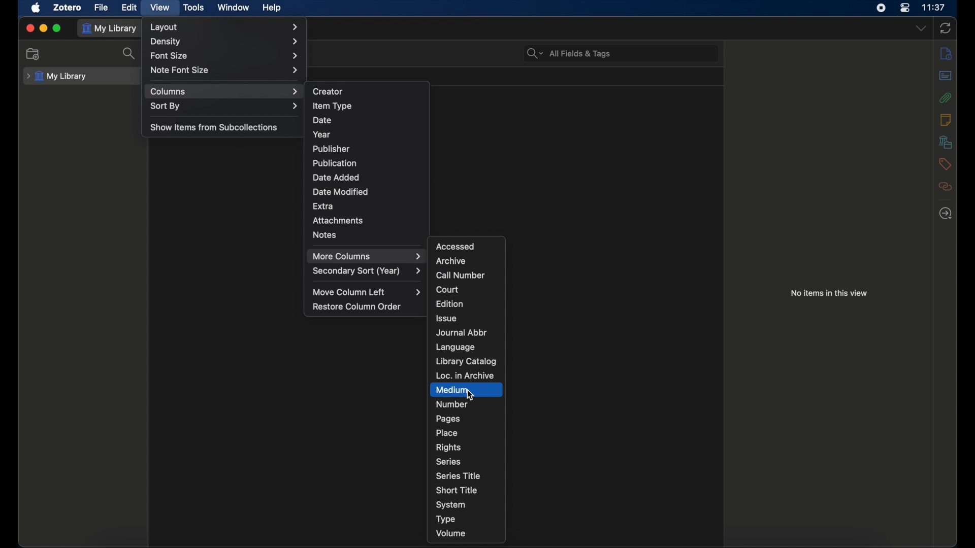  What do you see at coordinates (37, 8) in the screenshot?
I see `apple` at bounding box center [37, 8].